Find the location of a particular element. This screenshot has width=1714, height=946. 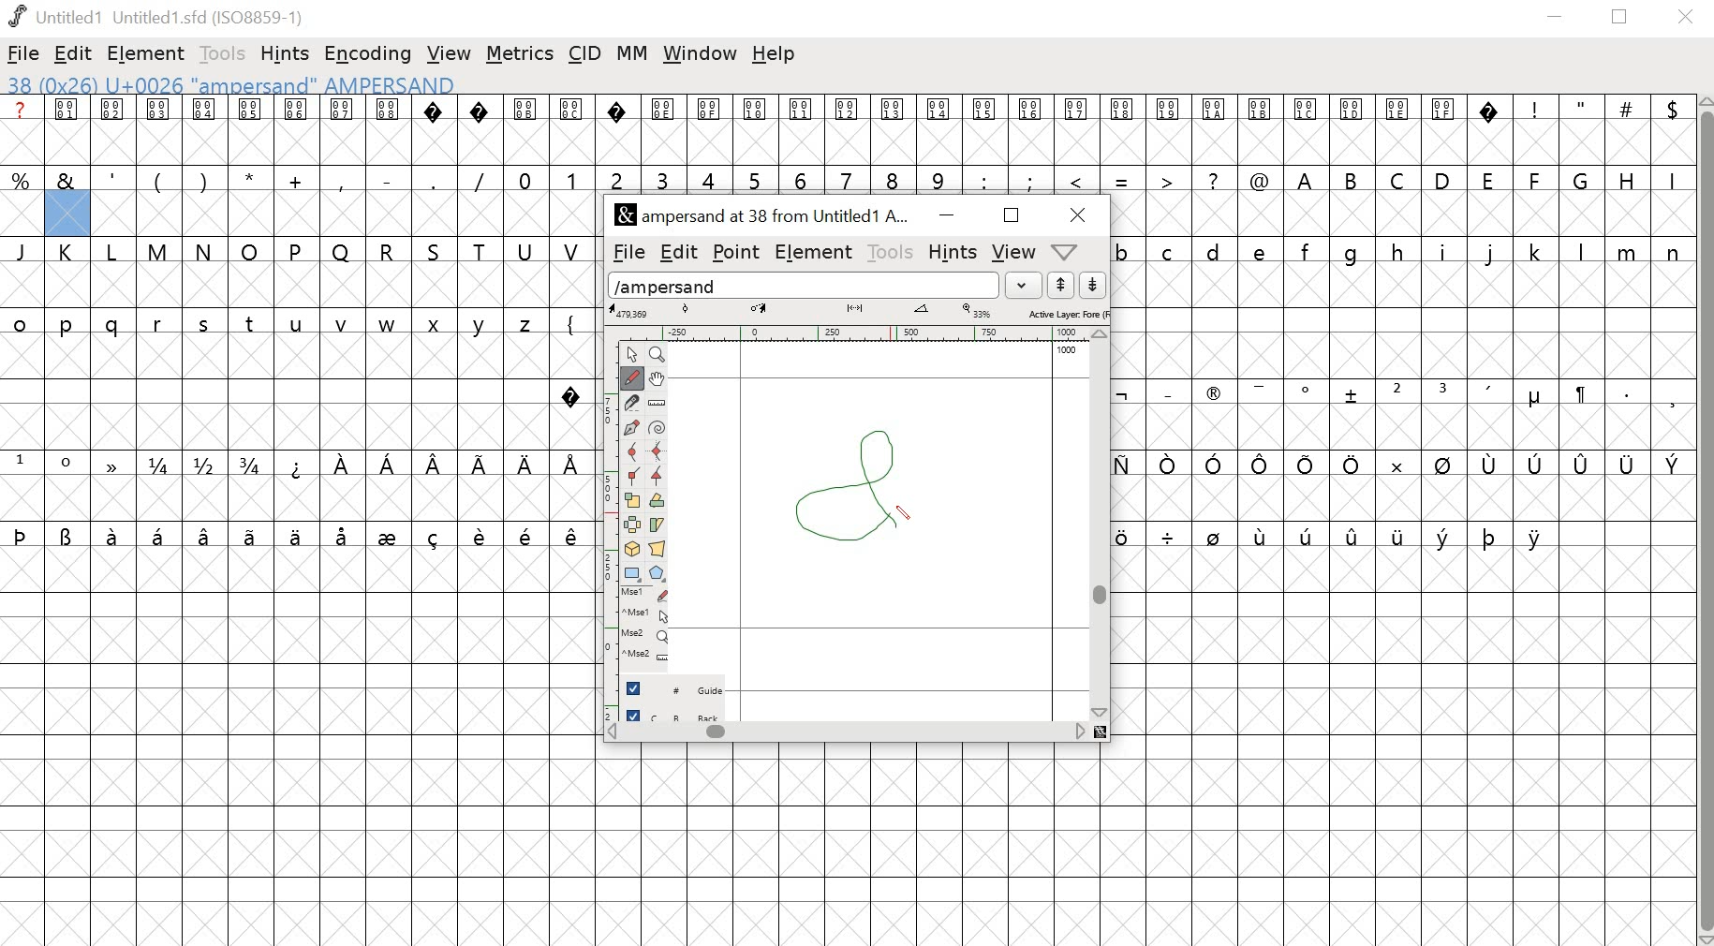

y is located at coordinates (483, 324).